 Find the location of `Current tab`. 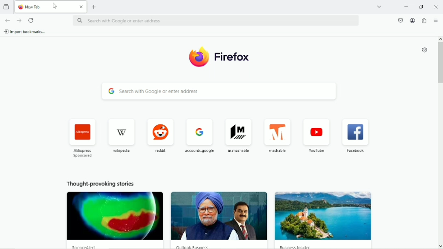

Current tab is located at coordinates (51, 7).